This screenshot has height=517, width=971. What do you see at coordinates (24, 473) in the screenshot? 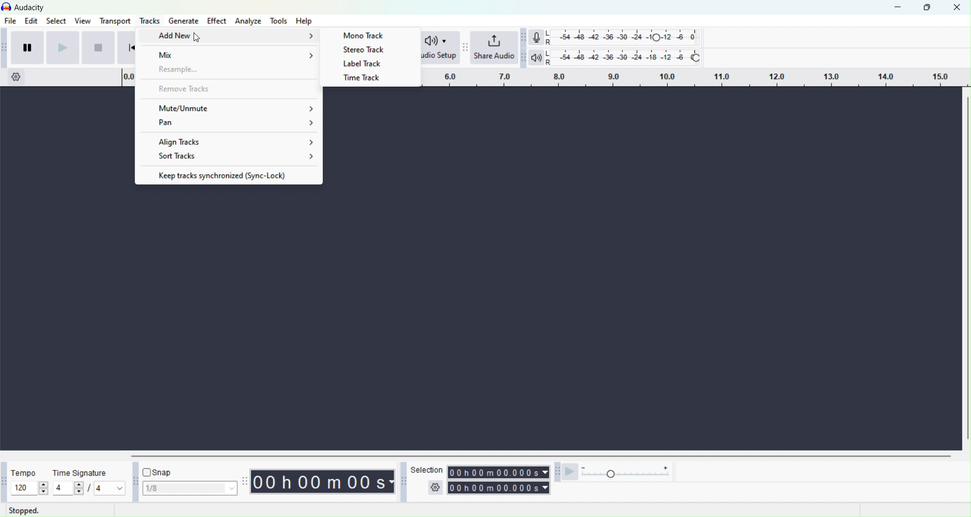
I see `Tempo` at bounding box center [24, 473].